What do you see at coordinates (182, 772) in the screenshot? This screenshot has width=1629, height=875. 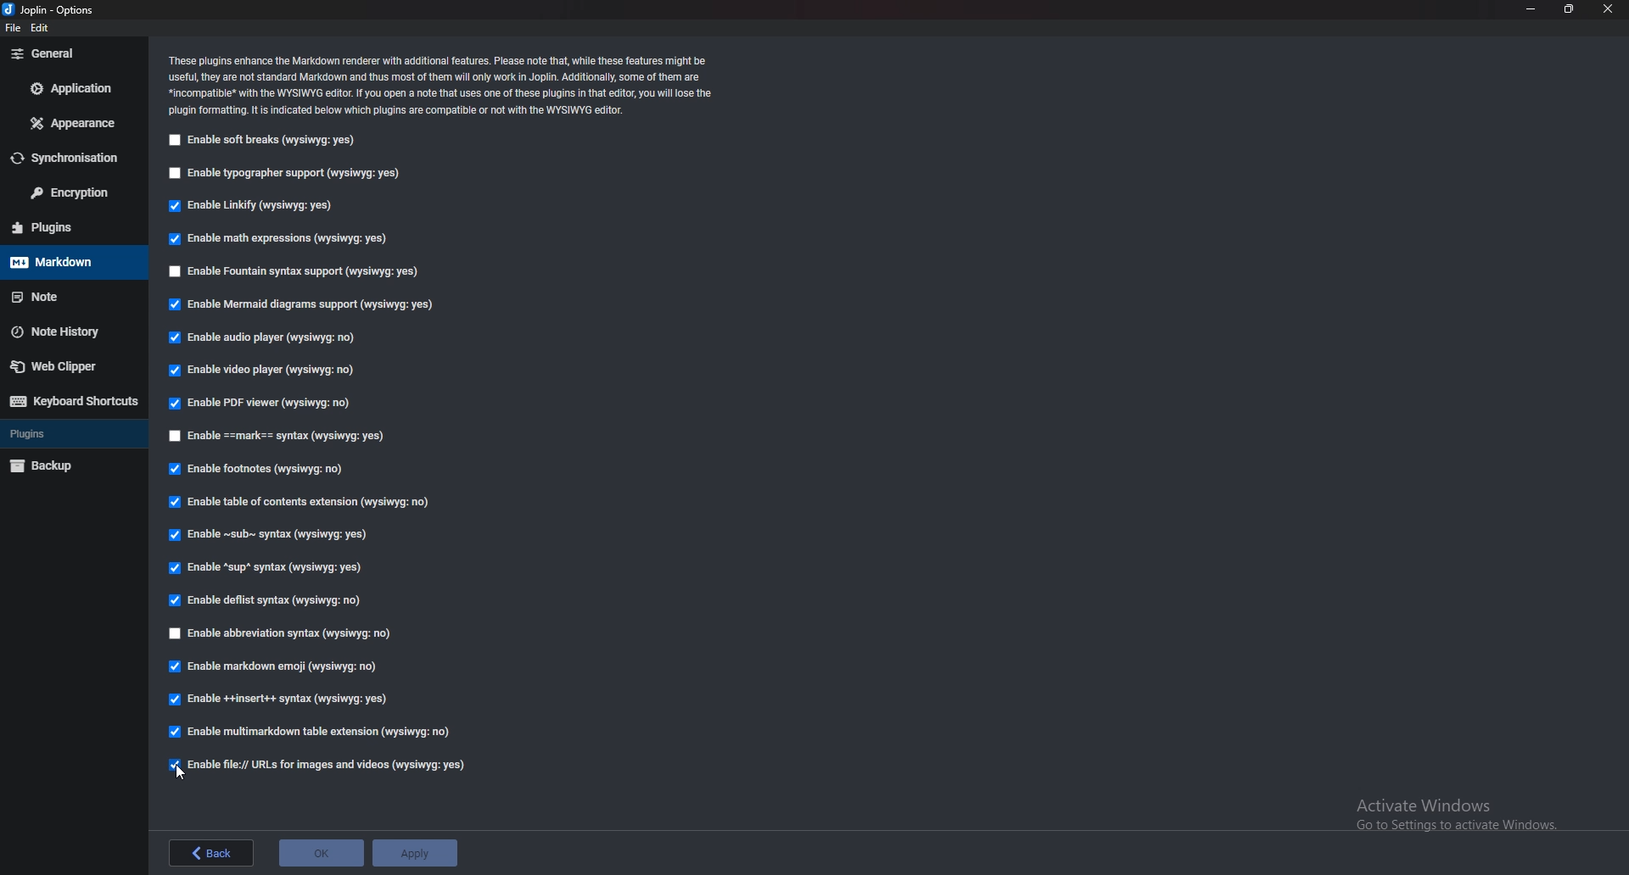 I see `cursor` at bounding box center [182, 772].